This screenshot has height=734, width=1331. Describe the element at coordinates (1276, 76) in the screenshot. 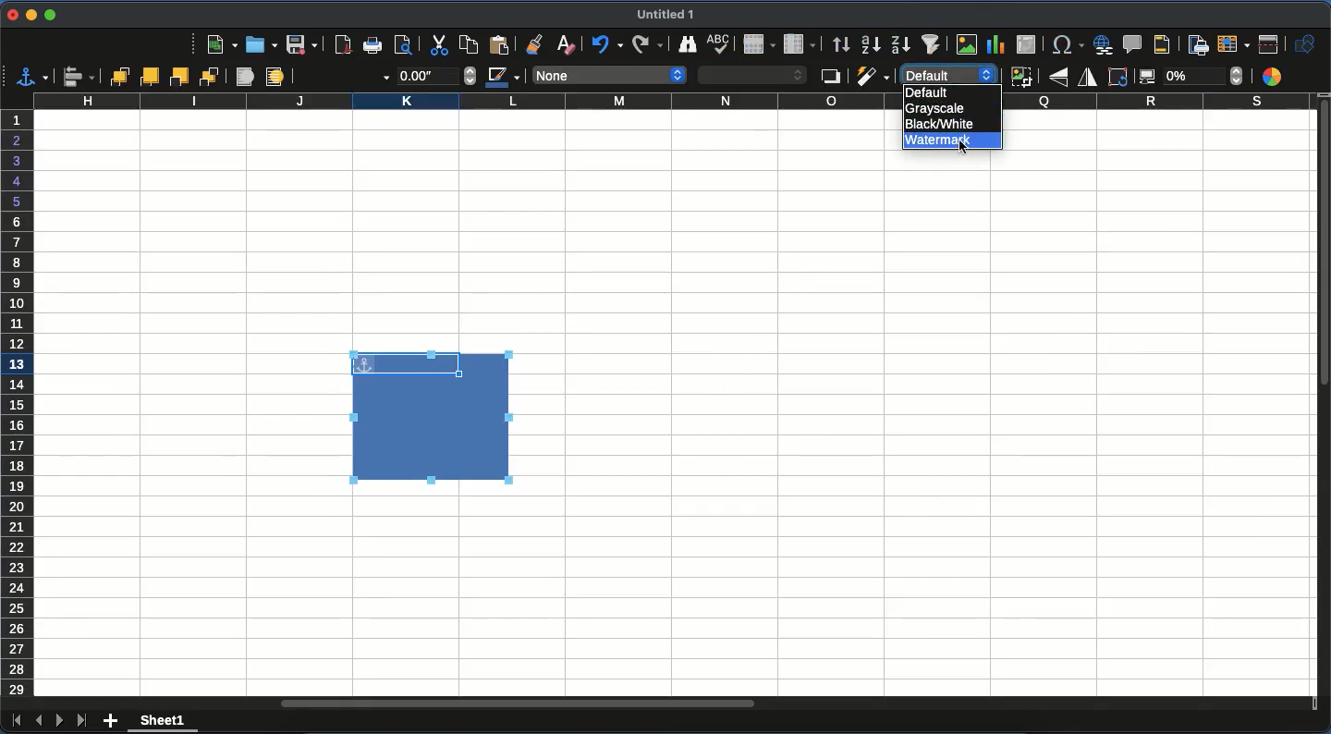

I see `color` at that location.